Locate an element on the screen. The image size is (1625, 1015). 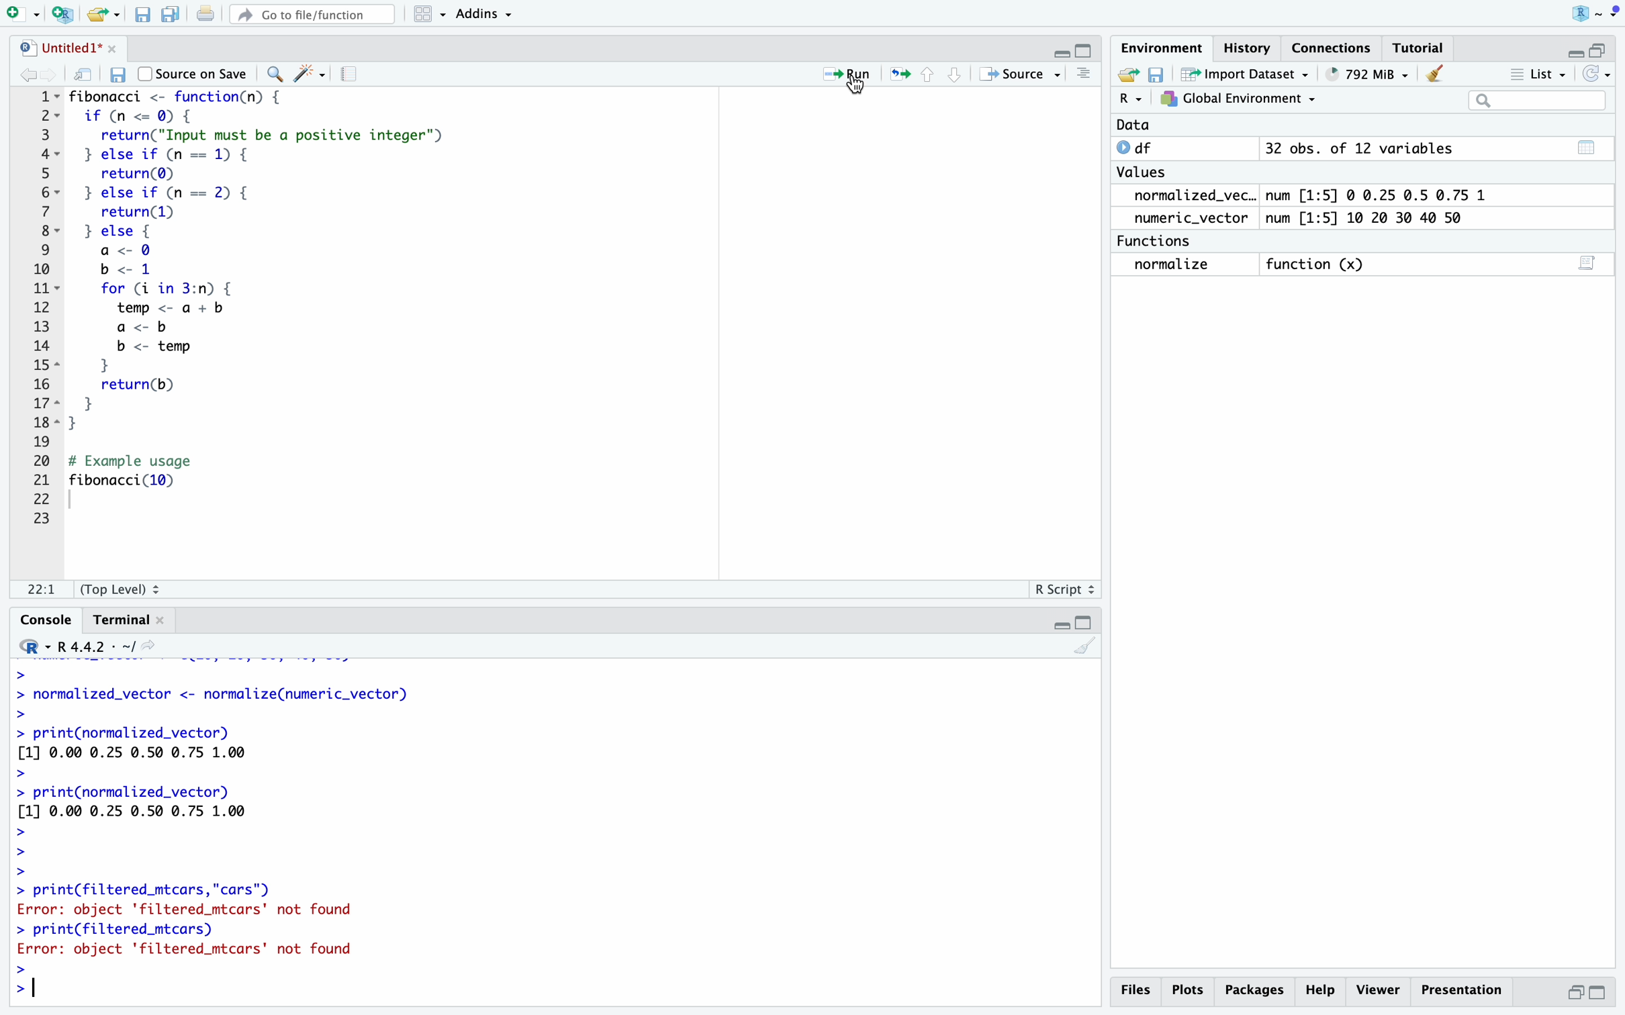
32 obs. of 12 variables is located at coordinates (1361, 148).